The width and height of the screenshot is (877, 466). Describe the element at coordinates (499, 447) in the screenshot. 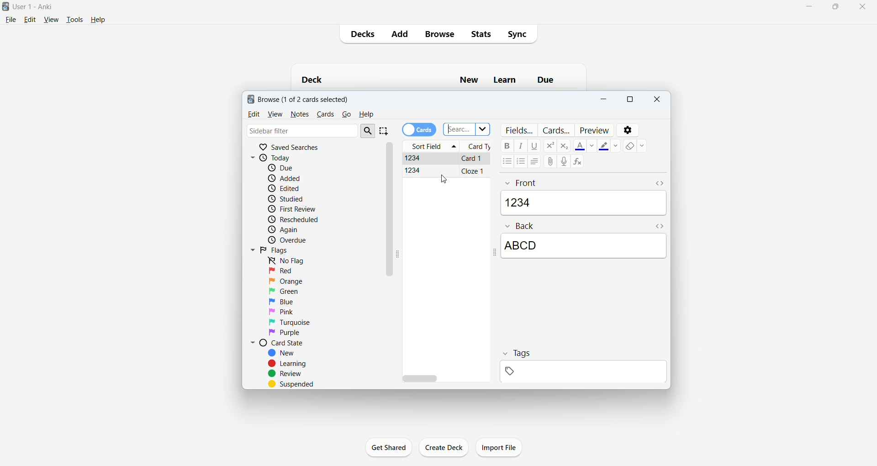

I see `import file` at that location.